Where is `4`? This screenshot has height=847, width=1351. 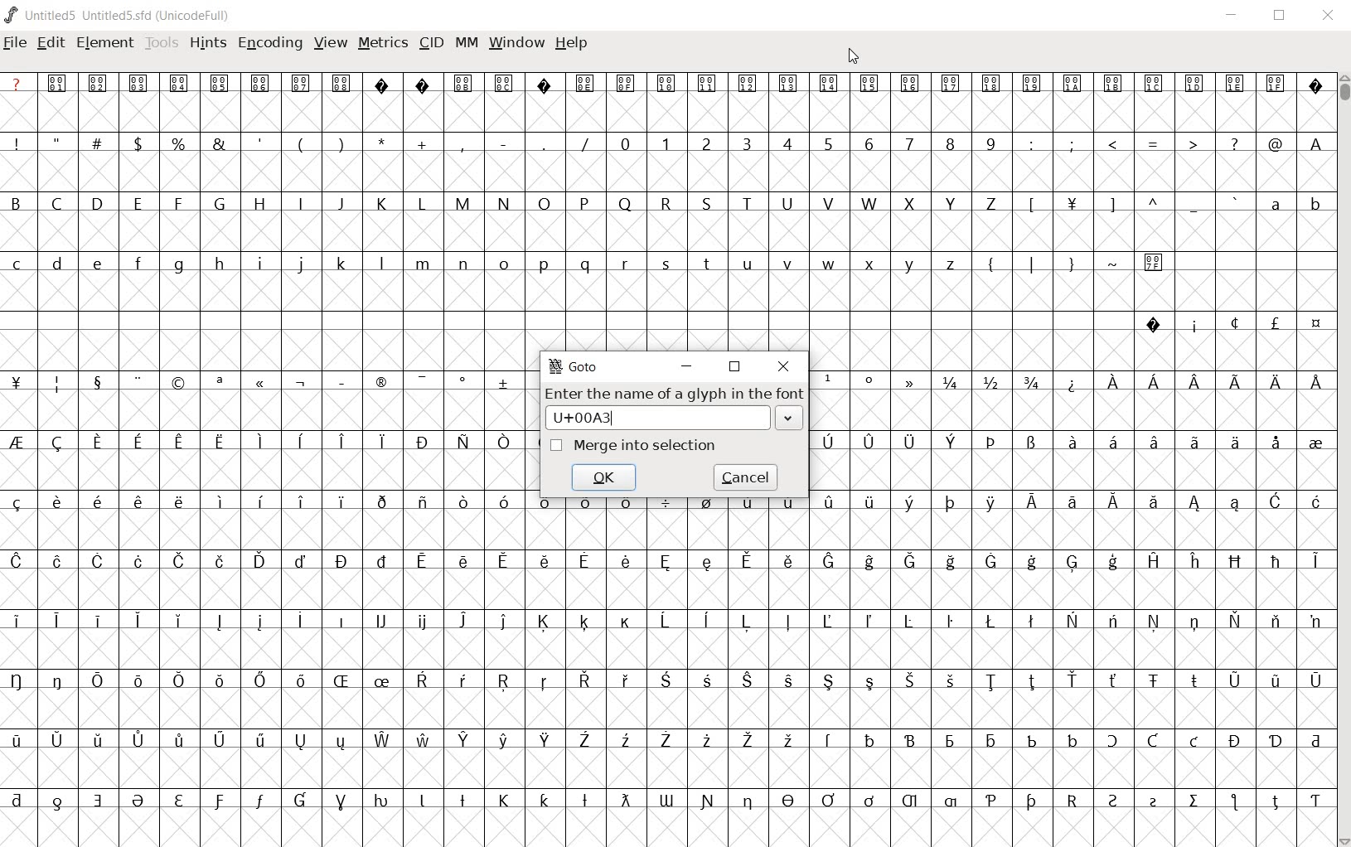
4 is located at coordinates (787, 143).